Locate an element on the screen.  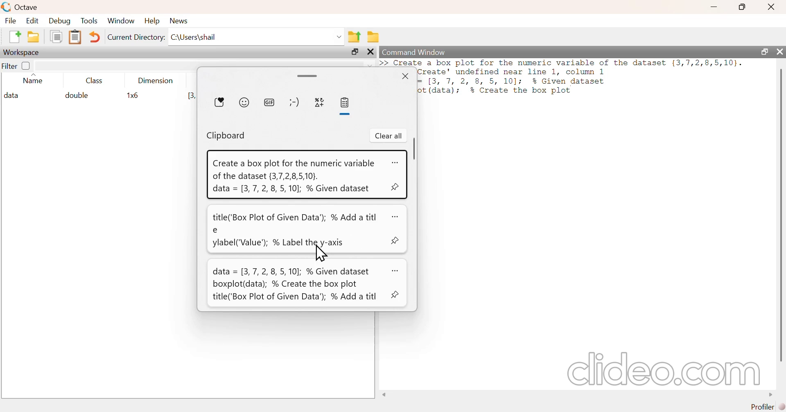
data = [3,7, 2, 8, 5,10]; % Given dataset
boxplot(data); % Create the box plot
title('Box Plot of Given Data’); % Add a titl is located at coordinates (294, 285).